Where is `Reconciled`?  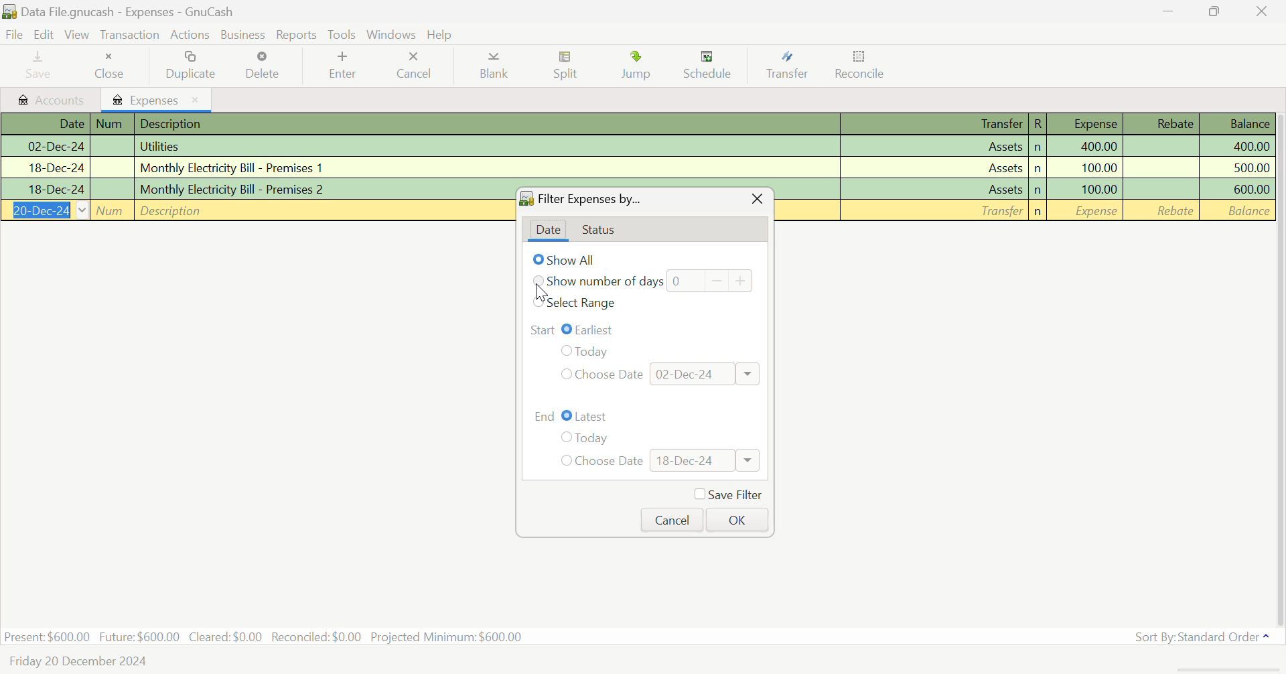 Reconciled is located at coordinates (317, 637).